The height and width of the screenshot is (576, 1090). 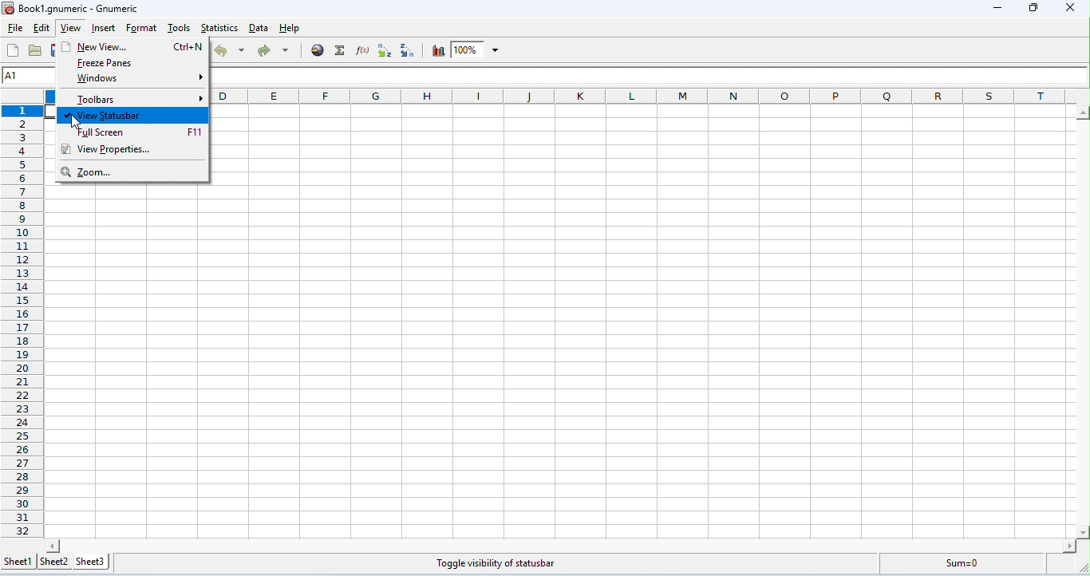 I want to click on file, so click(x=15, y=29).